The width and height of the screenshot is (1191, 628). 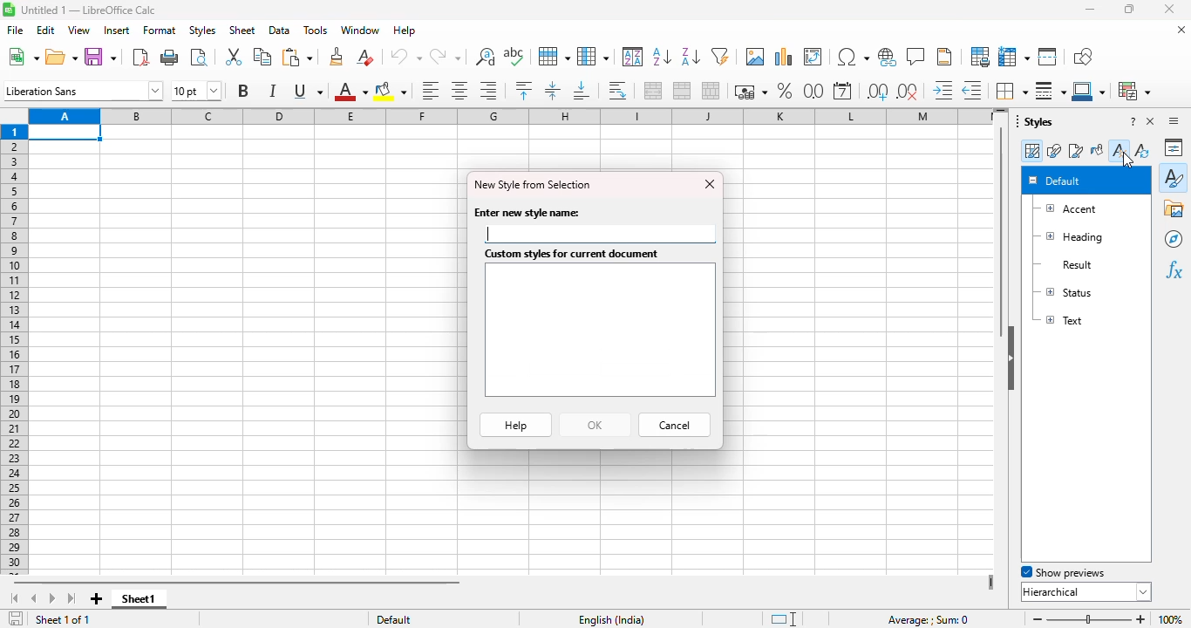 What do you see at coordinates (1097, 150) in the screenshot?
I see `fill format mode` at bounding box center [1097, 150].